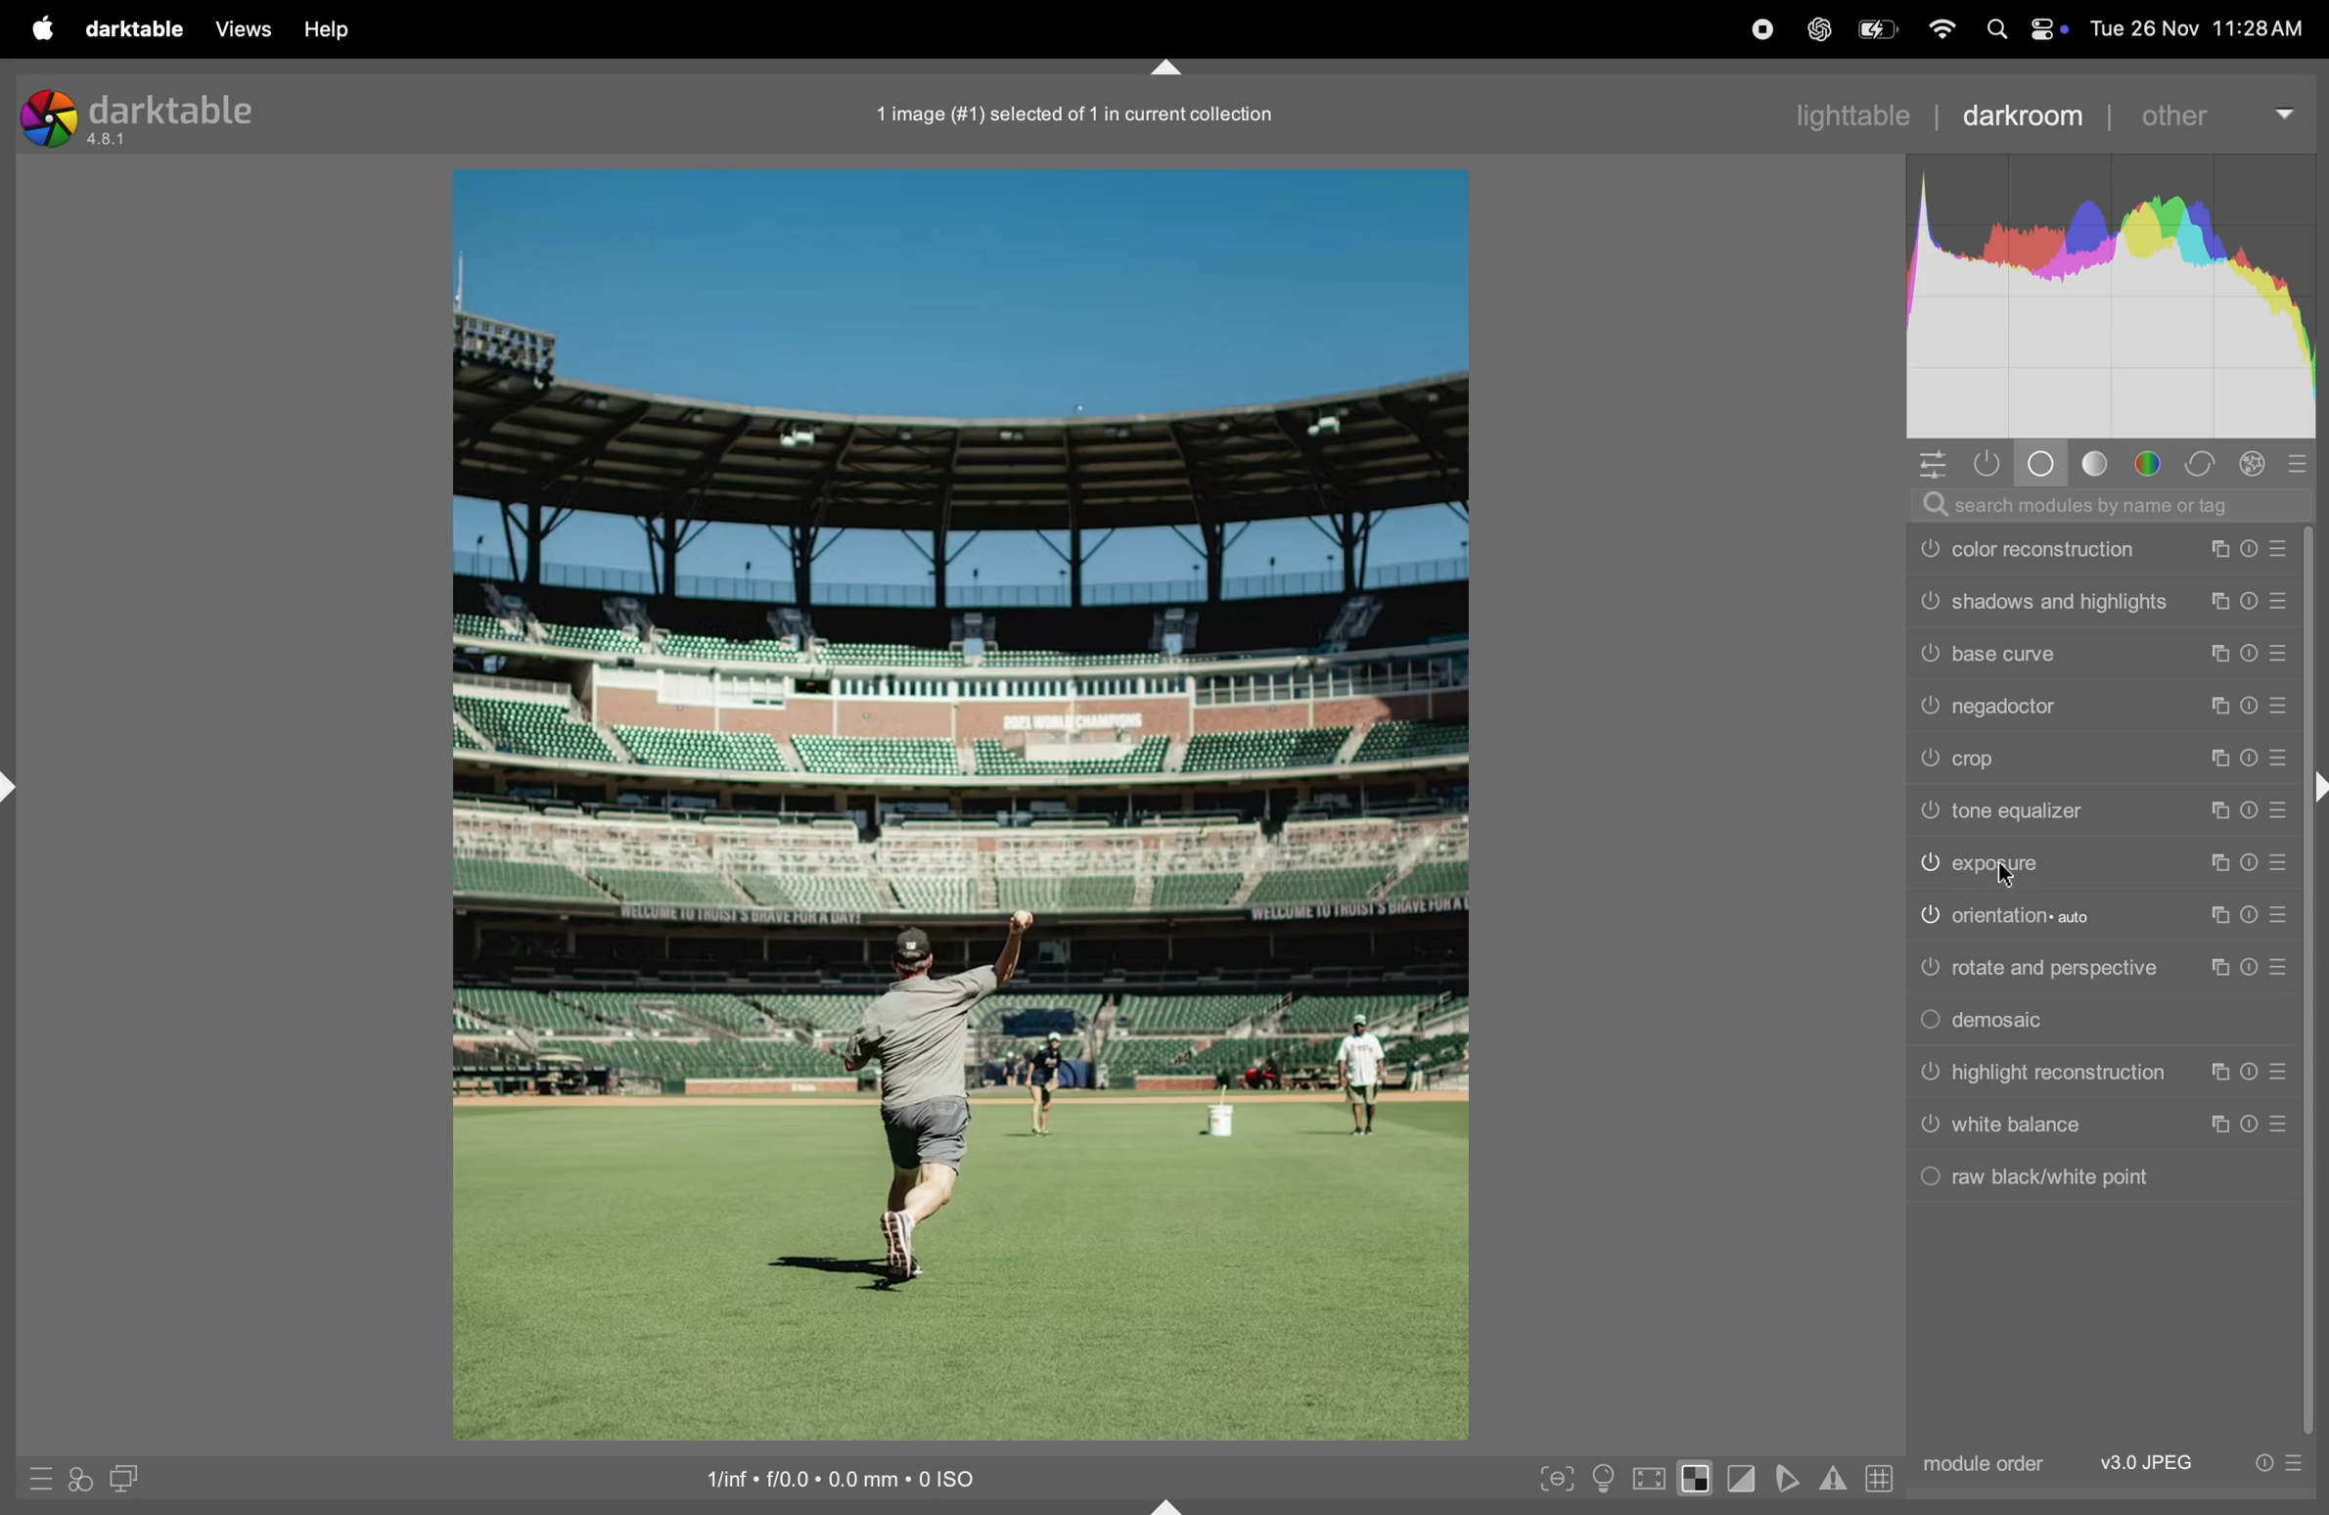 The width and height of the screenshot is (2329, 1515). What do you see at coordinates (1929, 969) in the screenshot?
I see `Switch on or off` at bounding box center [1929, 969].